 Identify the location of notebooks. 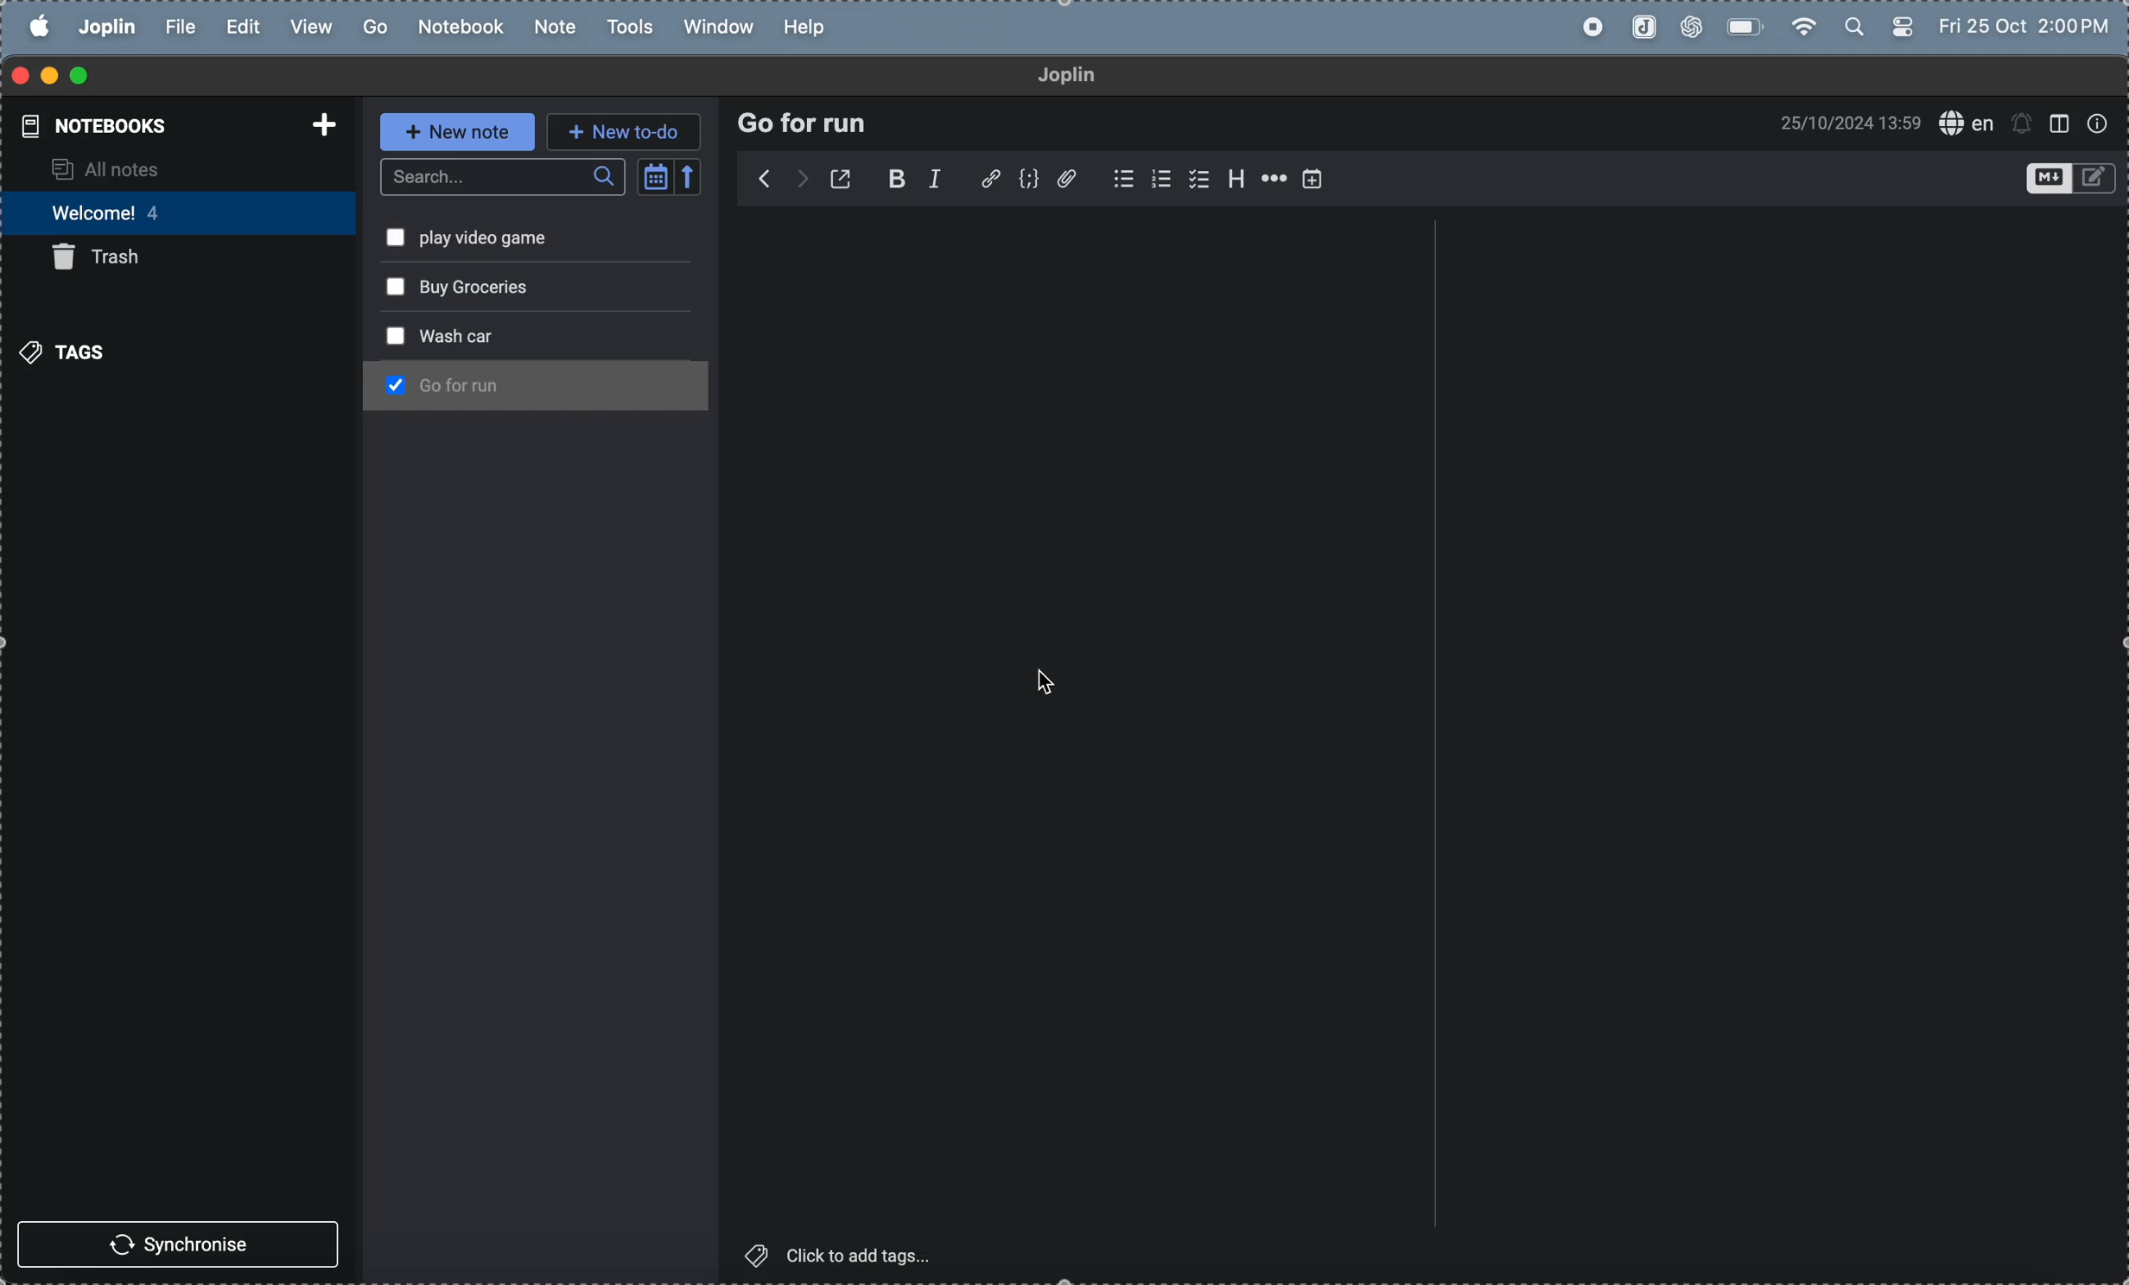
(172, 123).